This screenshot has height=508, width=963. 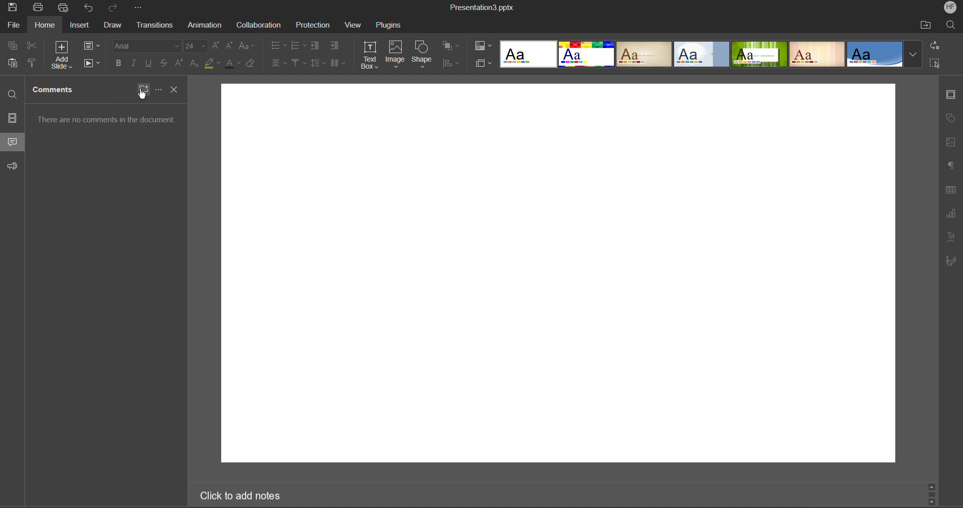 I want to click on Playback, so click(x=92, y=63).